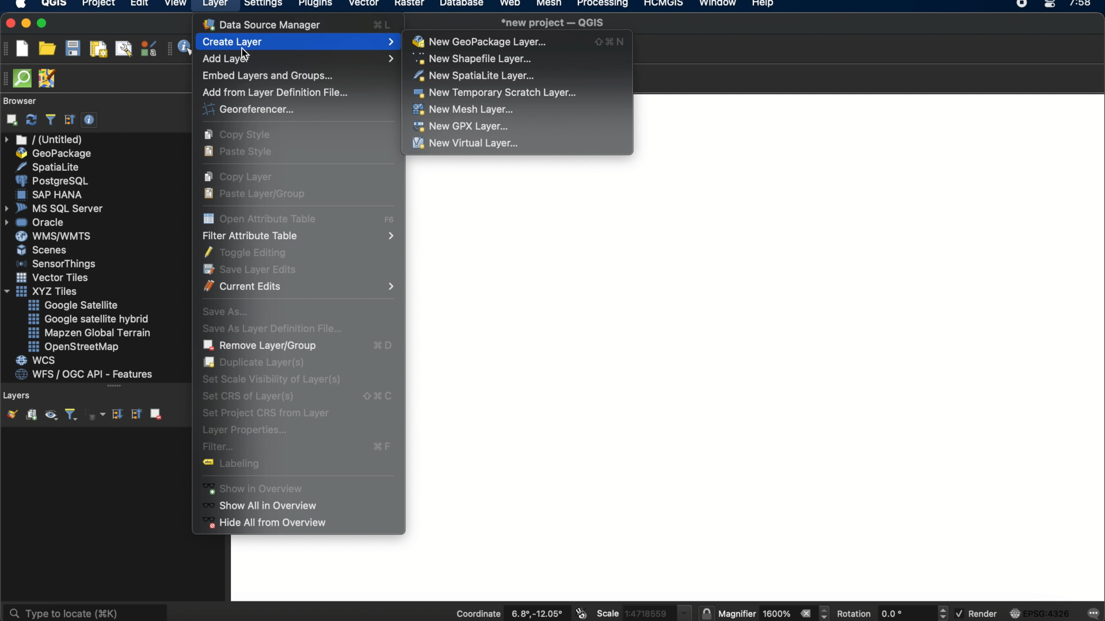 The image size is (1105, 621). I want to click on minimize, so click(26, 24).